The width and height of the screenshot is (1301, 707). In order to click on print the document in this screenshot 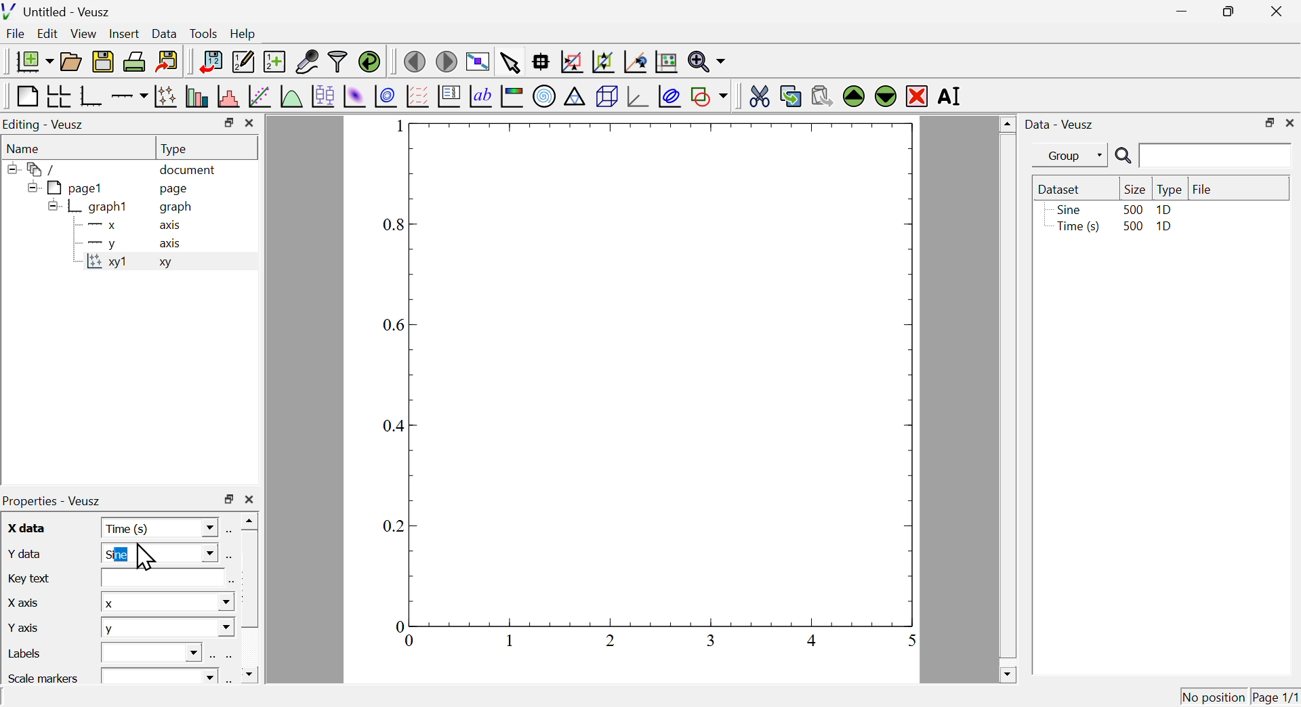, I will do `click(136, 62)`.